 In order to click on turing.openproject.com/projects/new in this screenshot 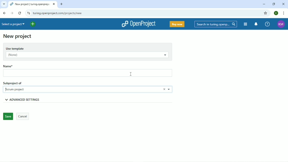, I will do `click(65, 13)`.